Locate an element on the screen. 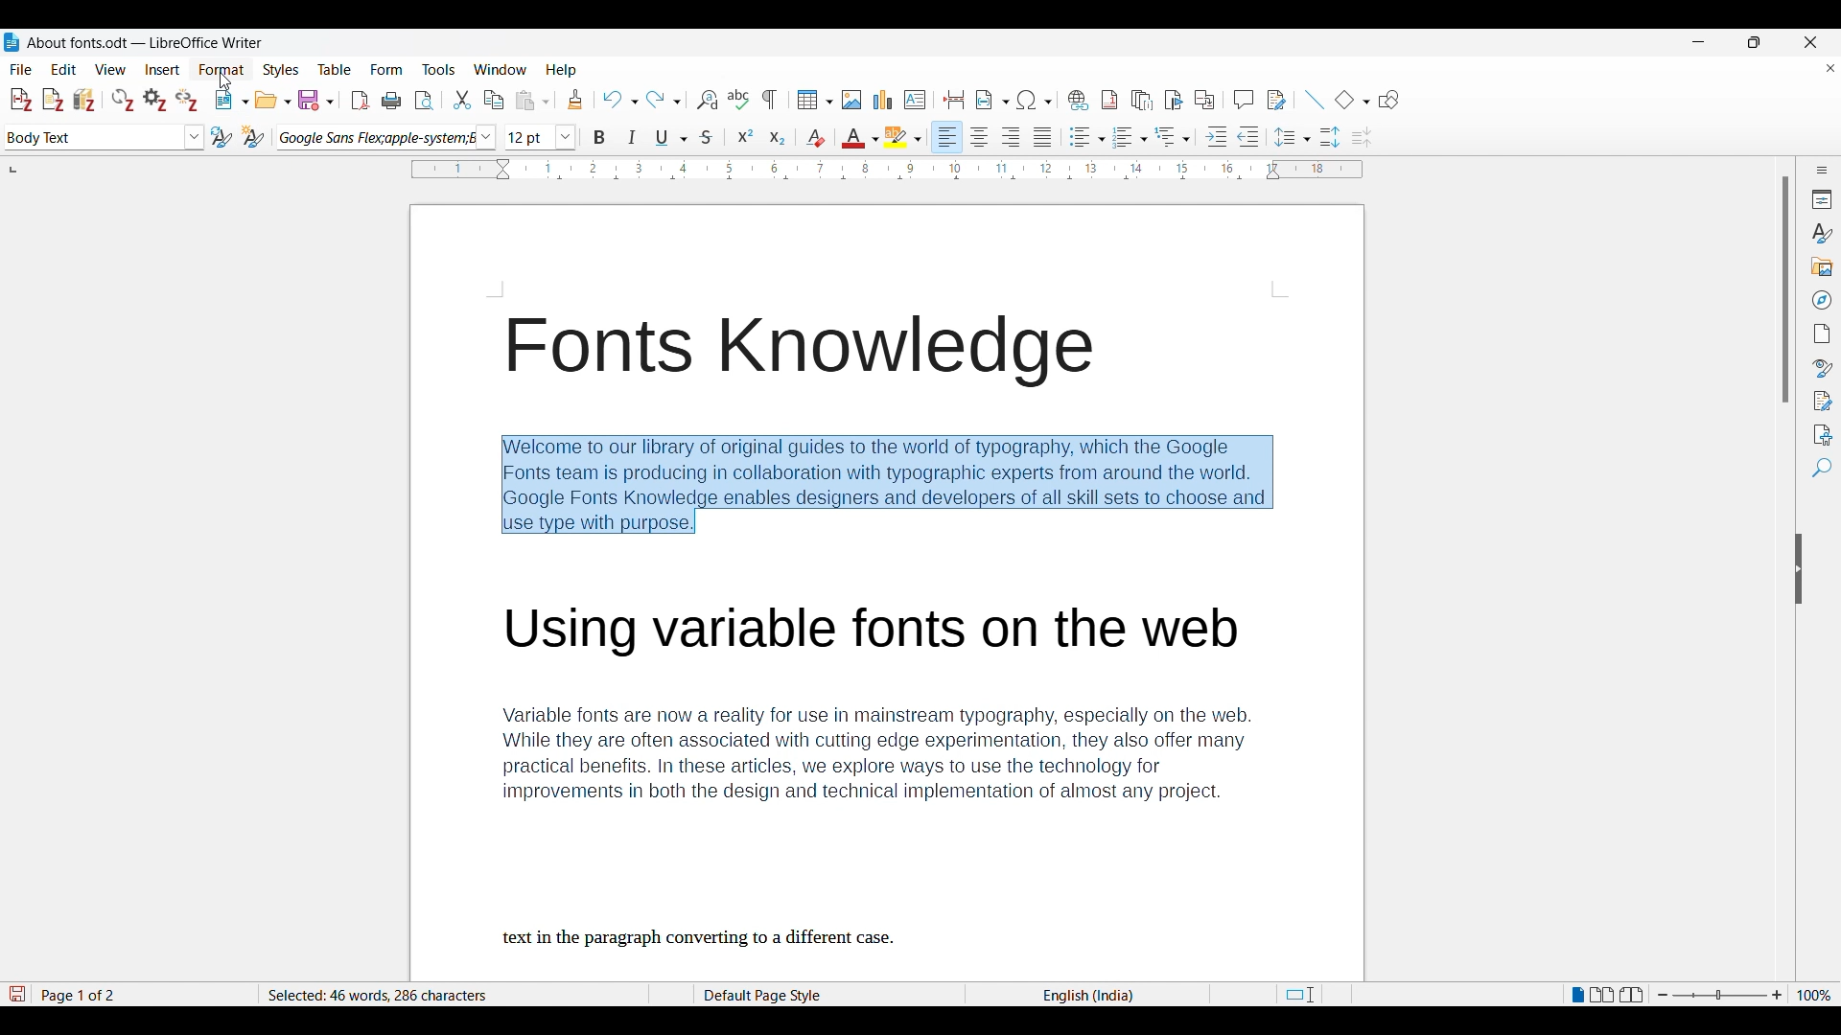  Cursor position unchanged after making selection is located at coordinates (699, 523).